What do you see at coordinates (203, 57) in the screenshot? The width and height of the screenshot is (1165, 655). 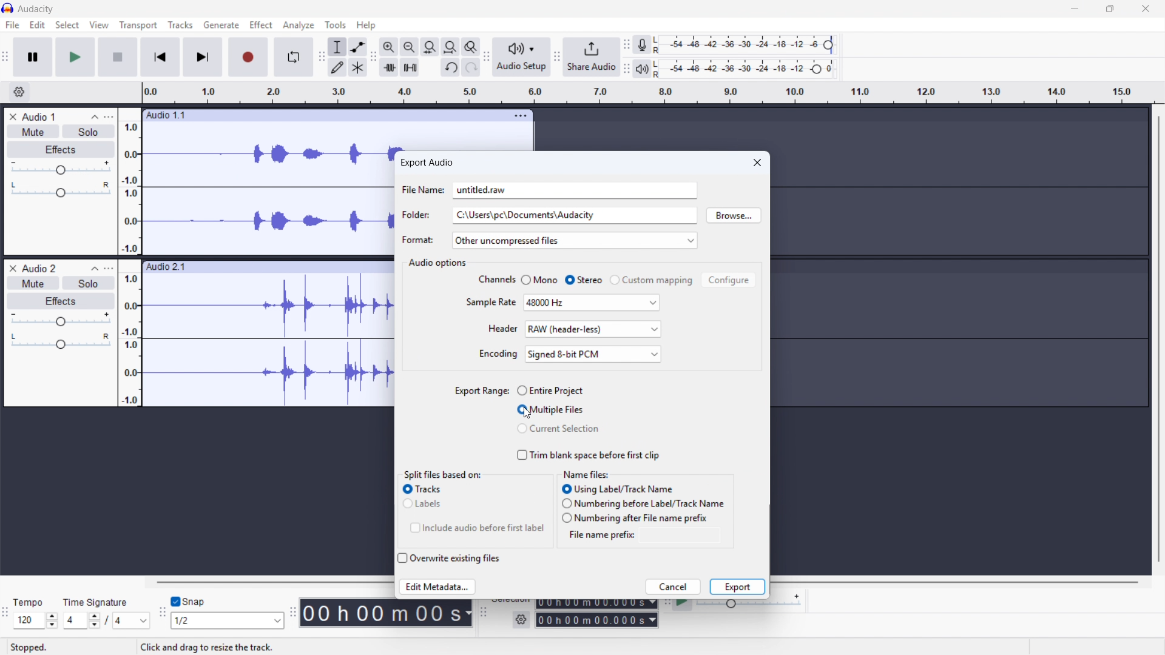 I see `Skip to last ` at bounding box center [203, 57].